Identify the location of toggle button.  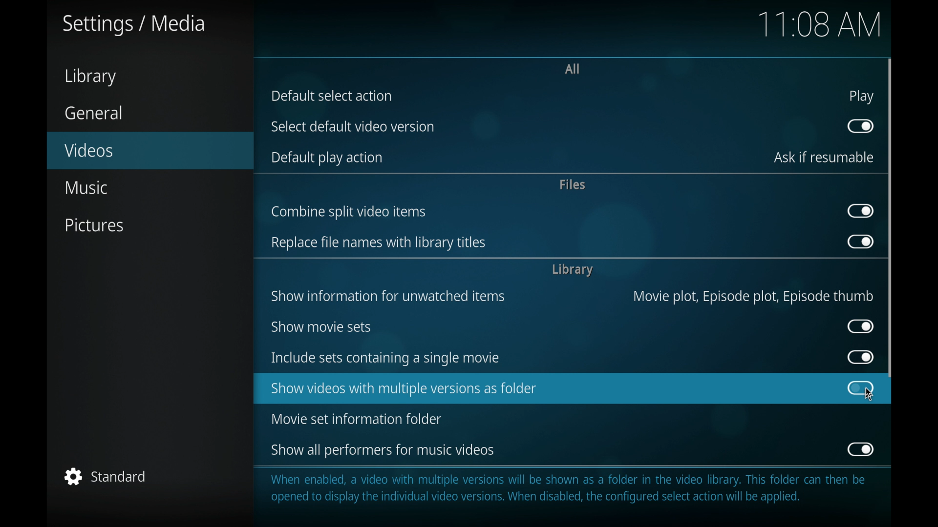
(861, 242).